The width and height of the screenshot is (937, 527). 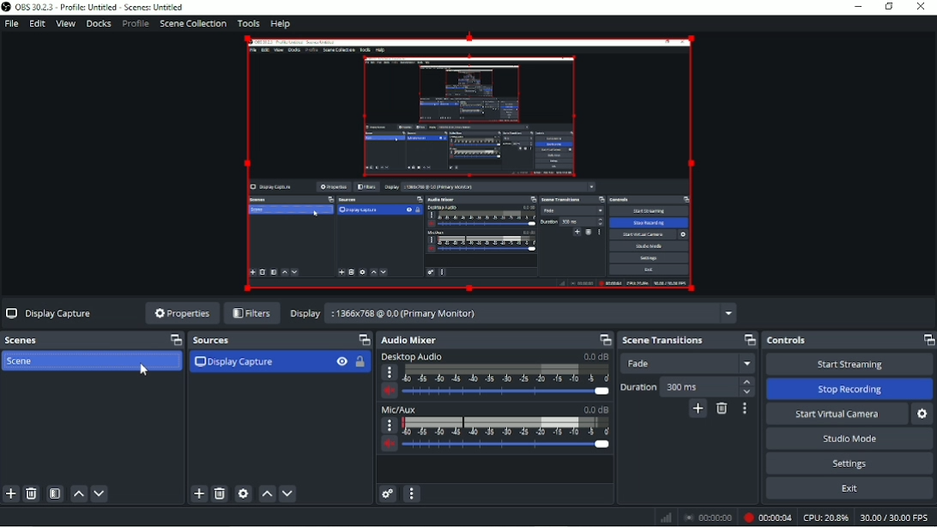 I want to click on Maximize, so click(x=362, y=340).